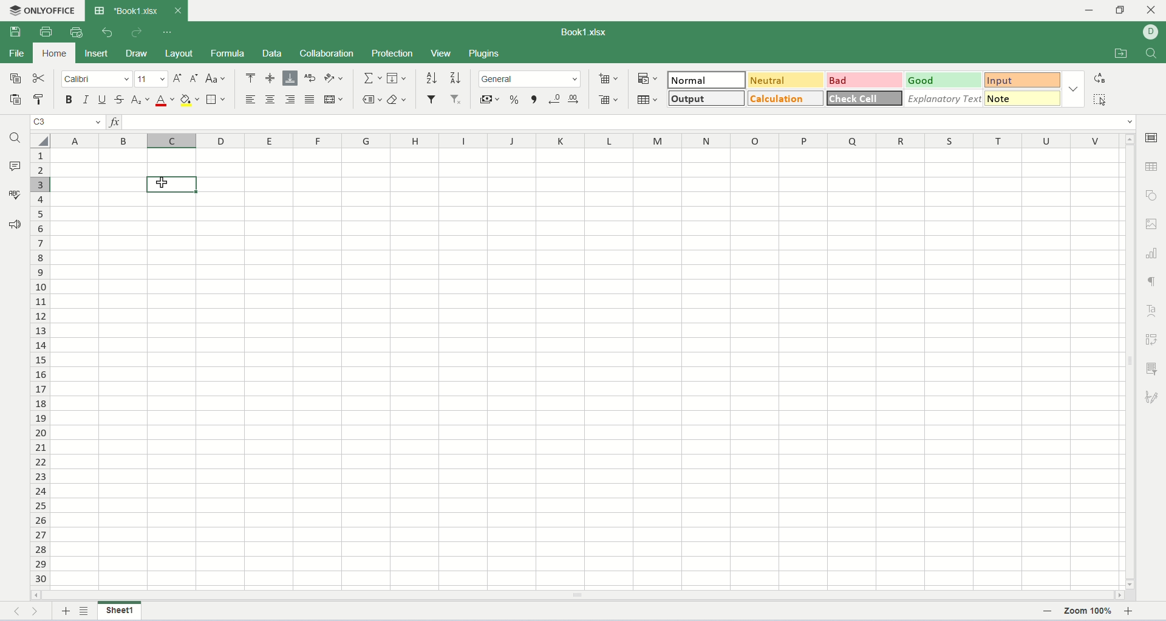 This screenshot has width=1166, height=621. Describe the element at coordinates (115, 122) in the screenshot. I see `insert function` at that location.